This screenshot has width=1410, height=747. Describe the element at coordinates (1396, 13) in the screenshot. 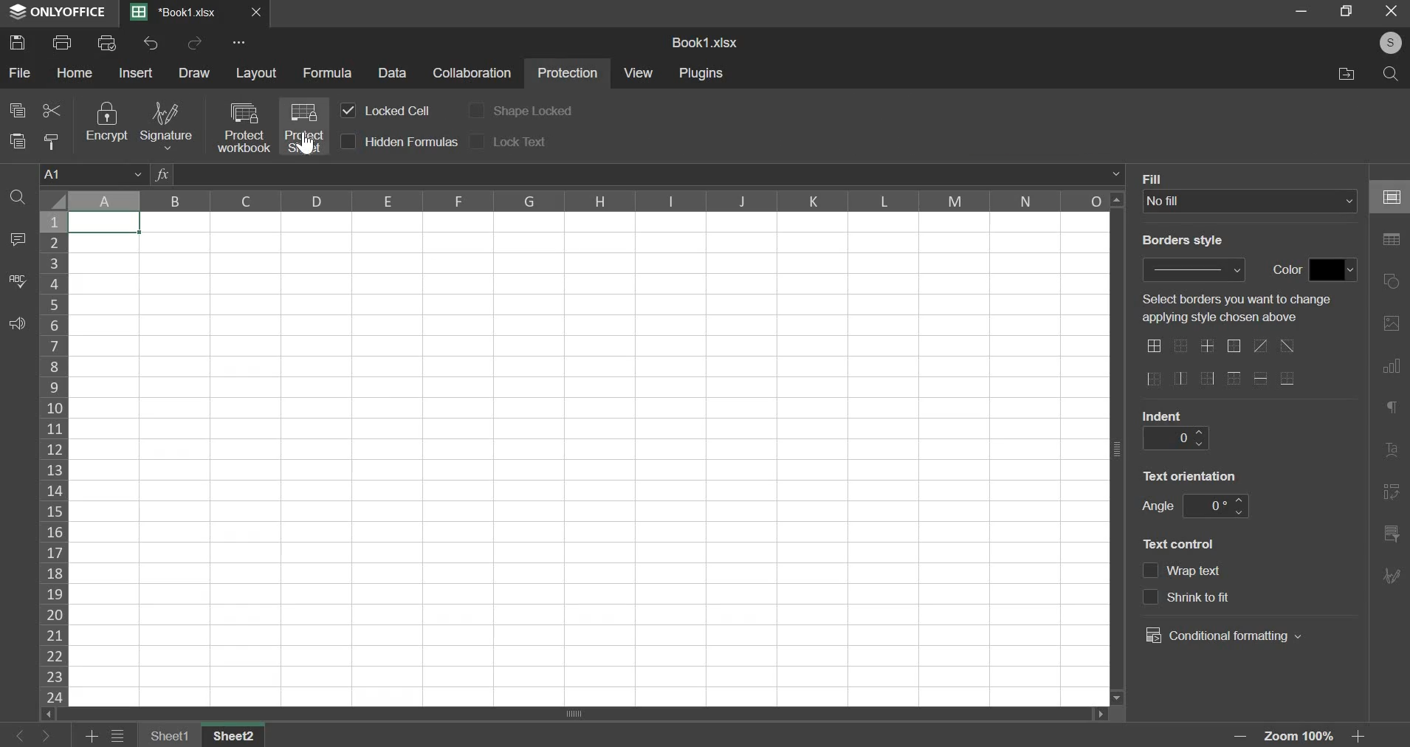

I see `Cancel` at that location.